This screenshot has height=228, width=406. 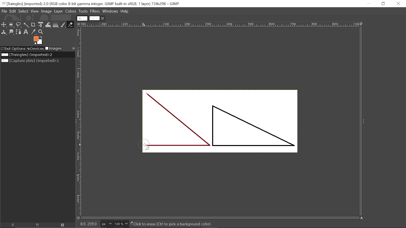 I want to click on View, so click(x=34, y=11).